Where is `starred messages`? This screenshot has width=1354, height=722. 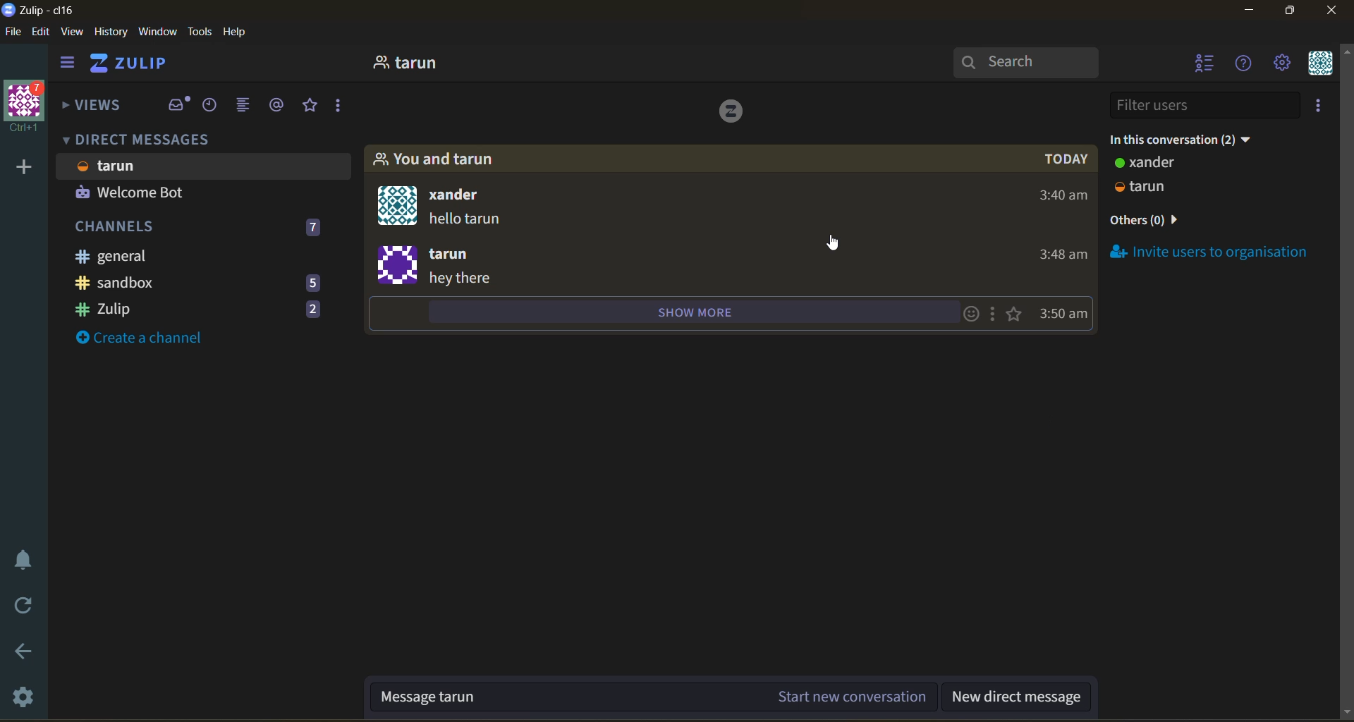
starred messages is located at coordinates (312, 106).